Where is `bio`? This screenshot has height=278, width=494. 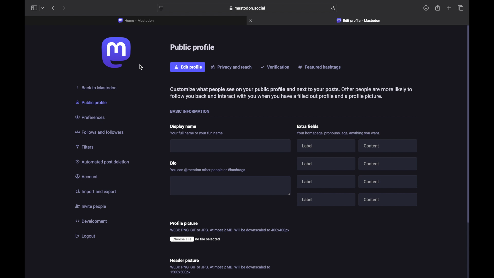
bio is located at coordinates (174, 163).